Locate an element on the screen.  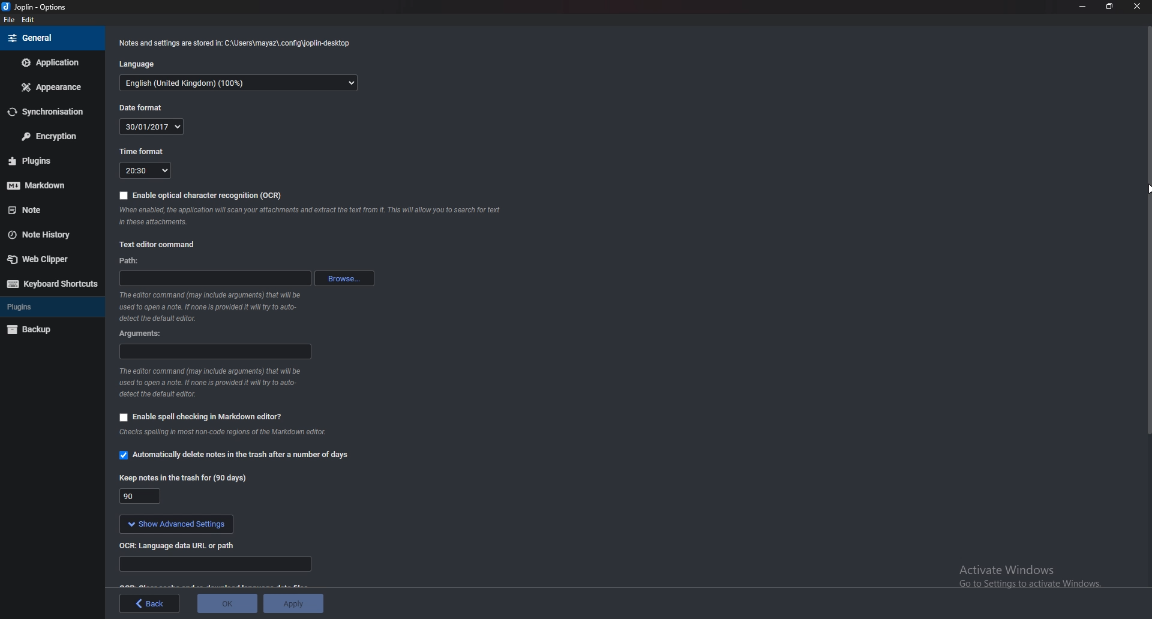
Synchronization is located at coordinates (50, 110).